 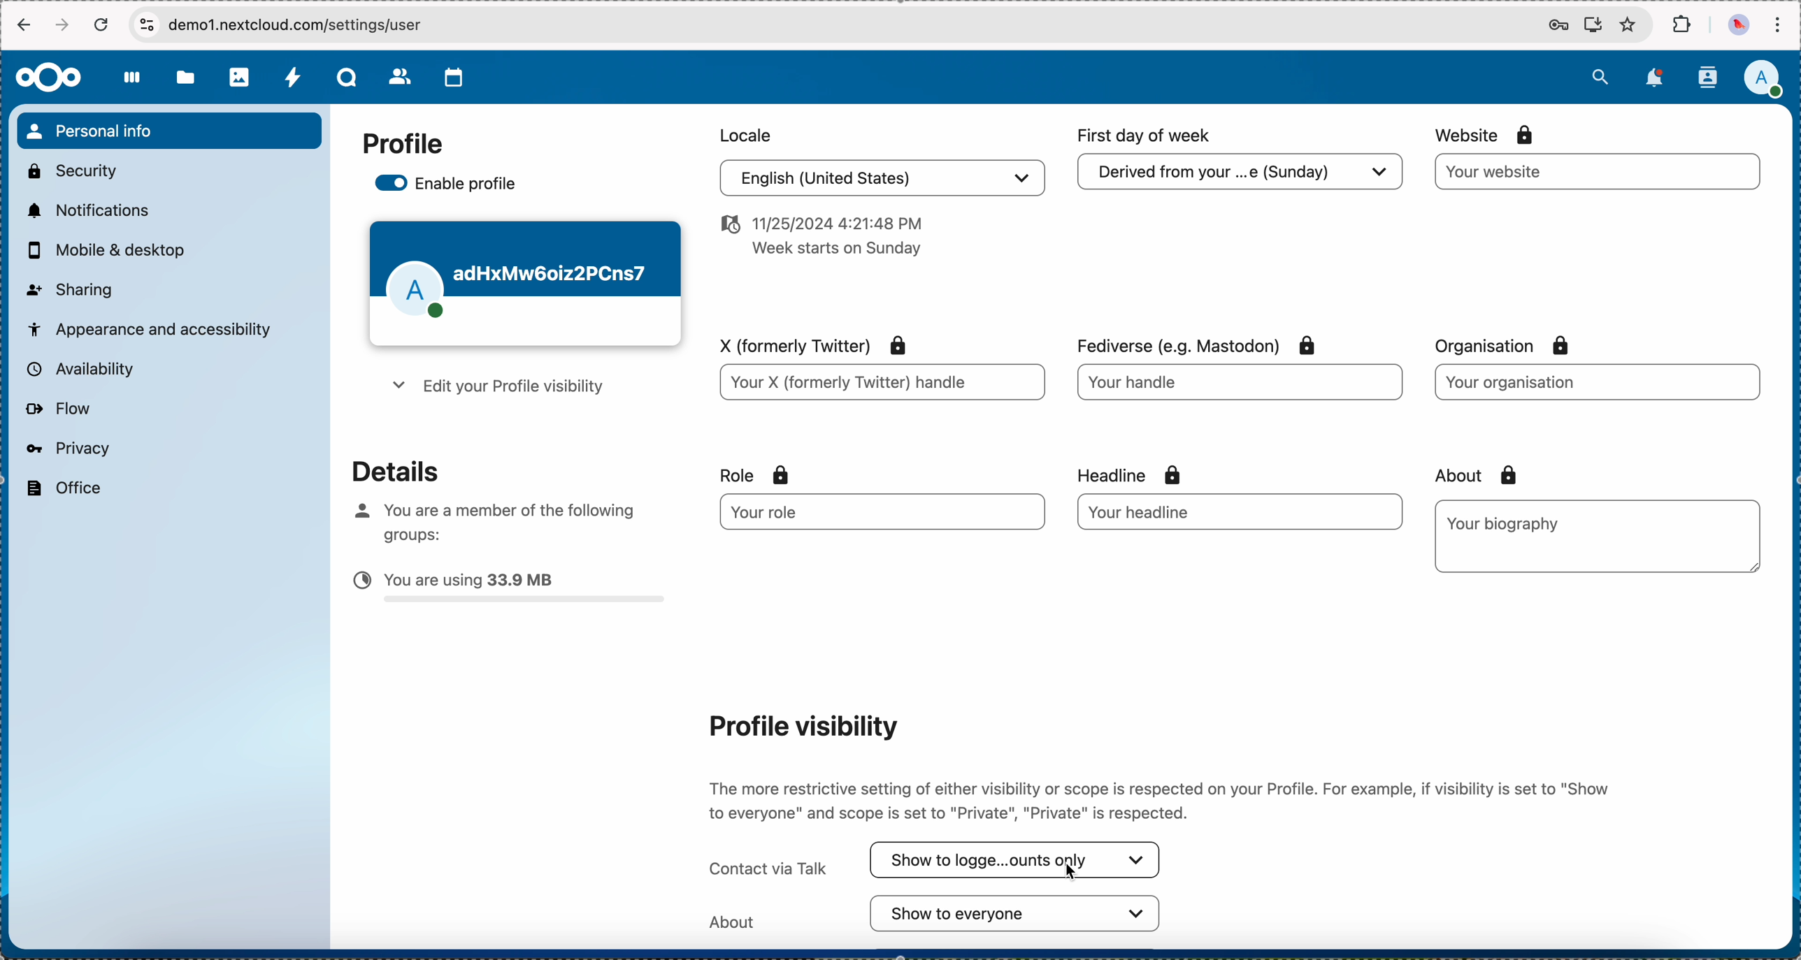 What do you see at coordinates (146, 24) in the screenshot?
I see `controls` at bounding box center [146, 24].